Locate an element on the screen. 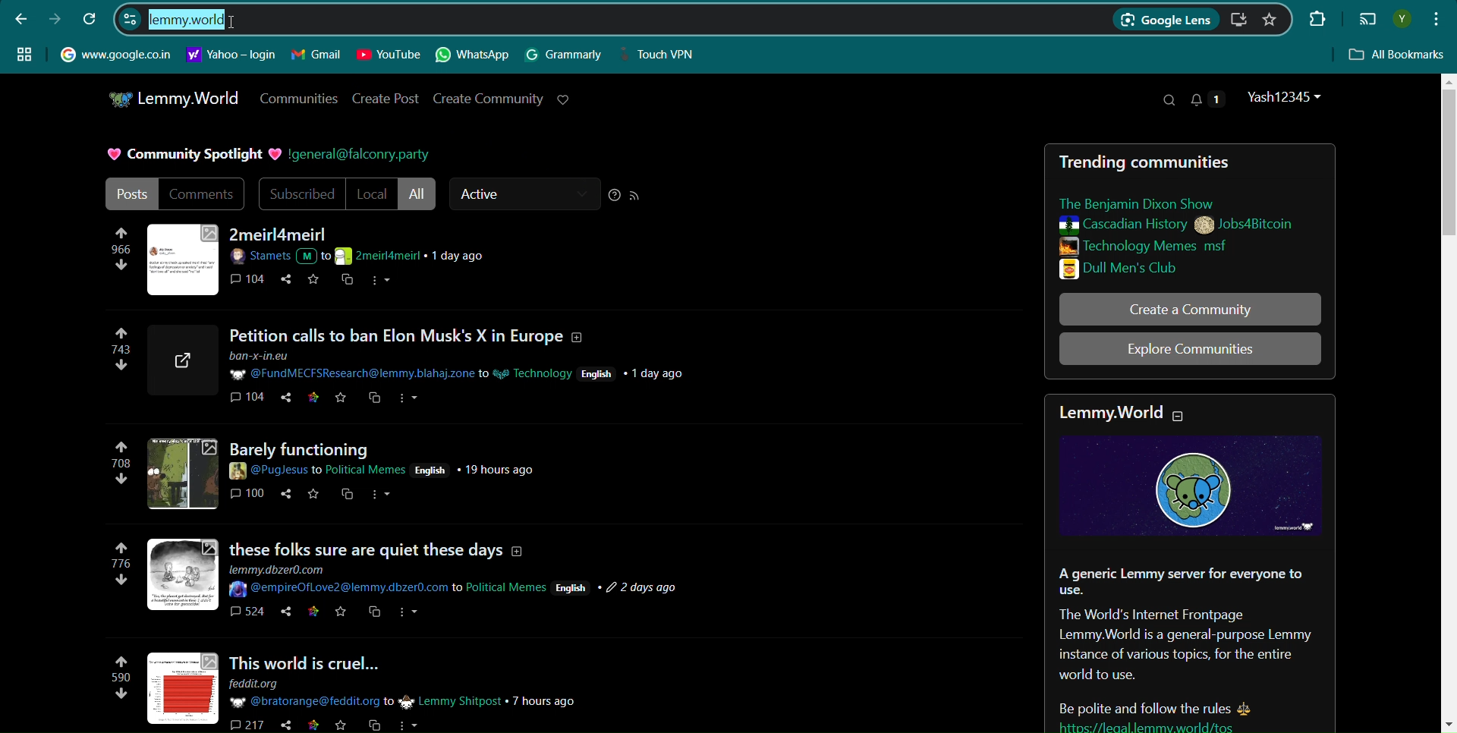  Barely functioning is located at coordinates (325, 446).